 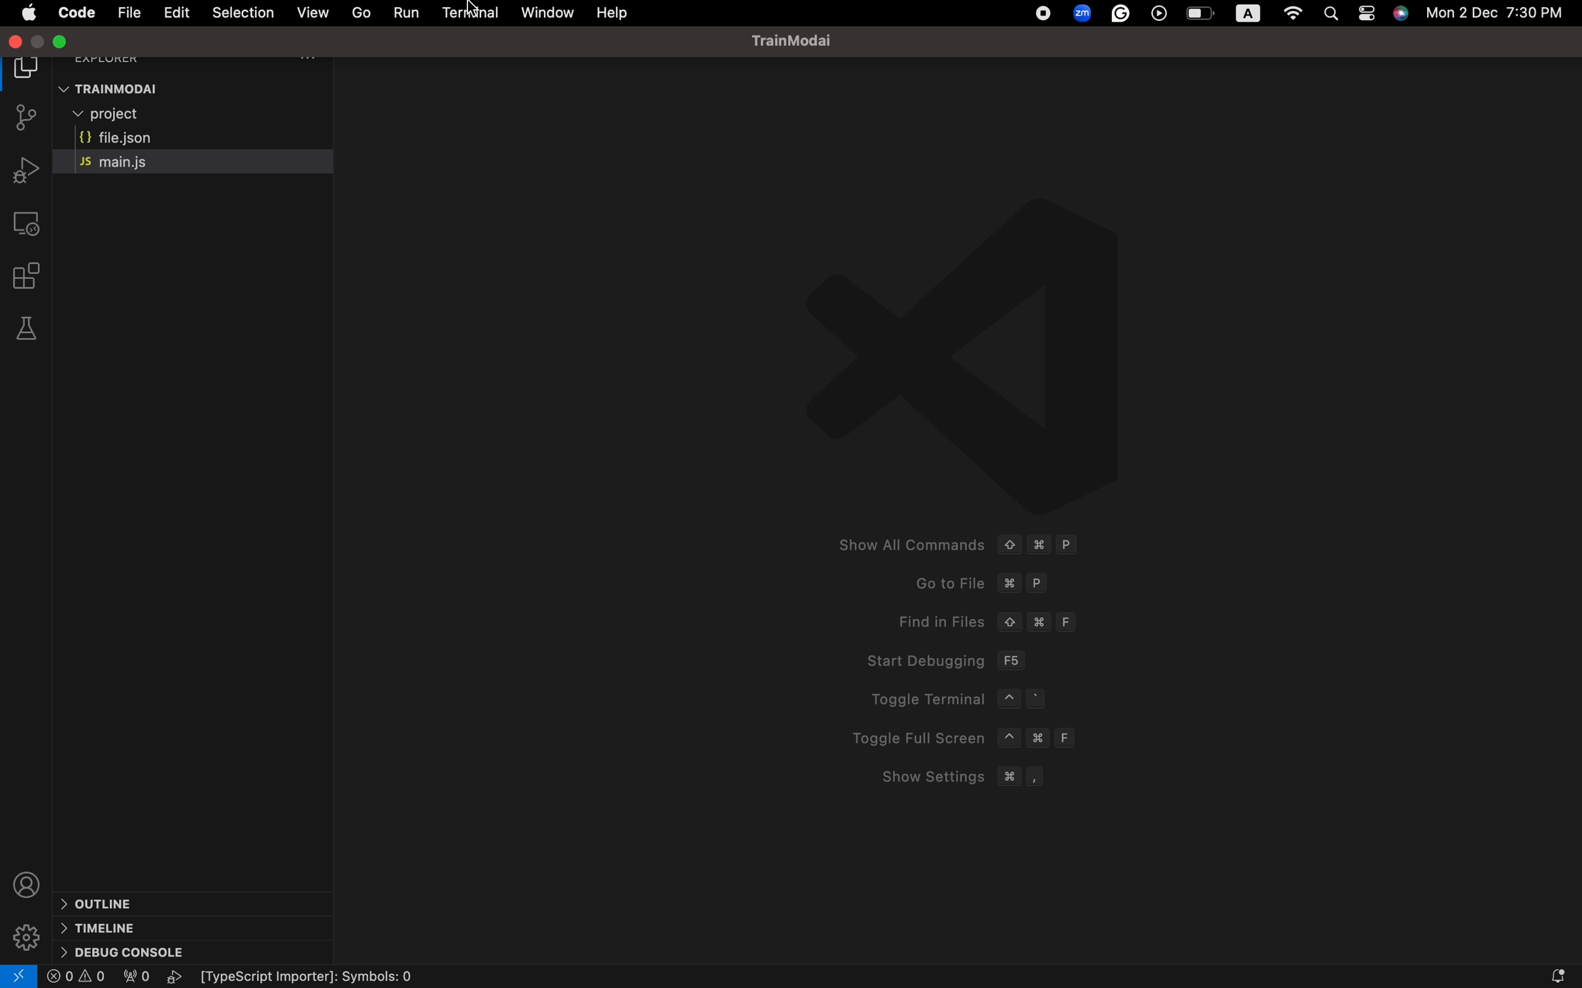 What do you see at coordinates (1505, 16) in the screenshot?
I see `Date` at bounding box center [1505, 16].